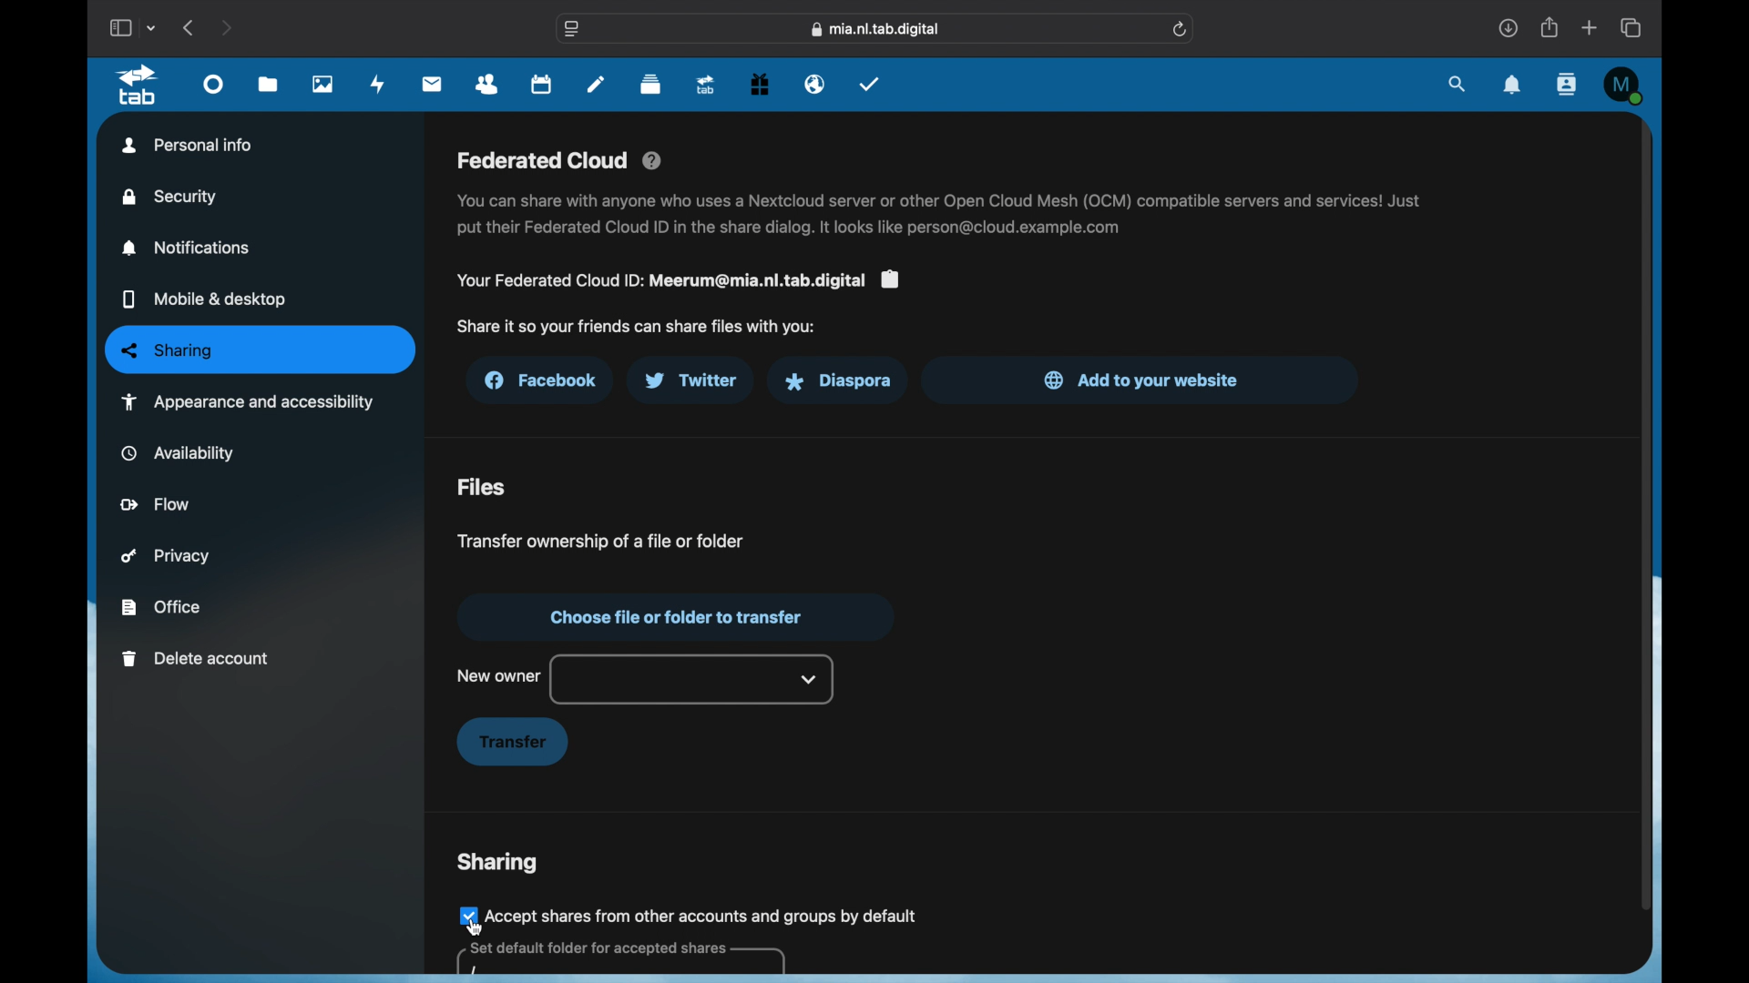  What do you see at coordinates (179, 452) in the screenshot?
I see `availability` at bounding box center [179, 452].